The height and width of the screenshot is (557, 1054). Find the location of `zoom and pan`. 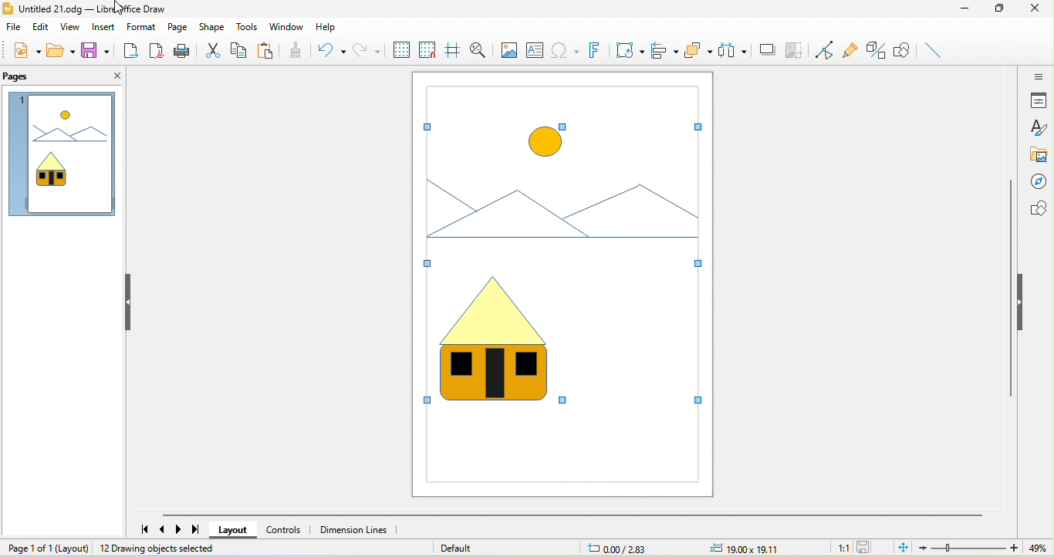

zoom and pan is located at coordinates (478, 49).